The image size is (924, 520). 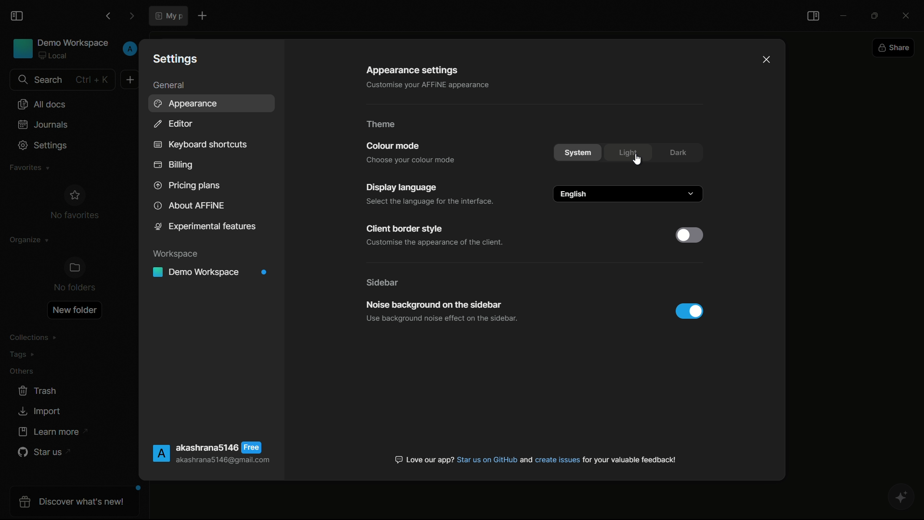 What do you see at coordinates (222, 461) in the screenshot?
I see `profile email` at bounding box center [222, 461].